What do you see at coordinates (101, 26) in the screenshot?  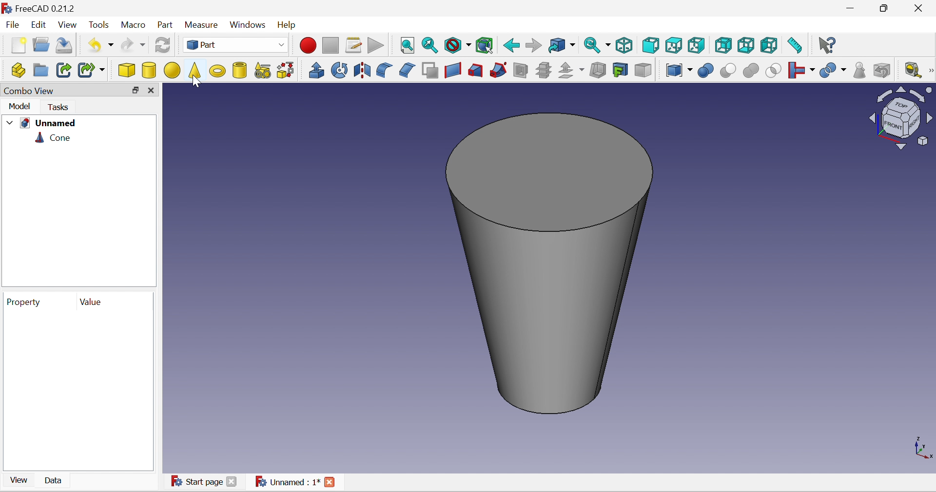 I see `Tools` at bounding box center [101, 26].